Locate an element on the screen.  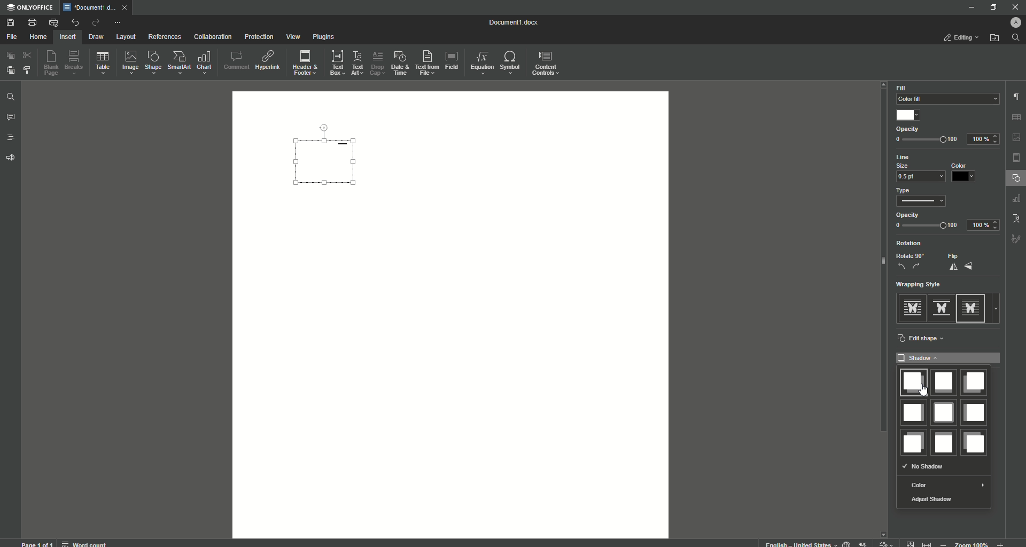
Save is located at coordinates (12, 23).